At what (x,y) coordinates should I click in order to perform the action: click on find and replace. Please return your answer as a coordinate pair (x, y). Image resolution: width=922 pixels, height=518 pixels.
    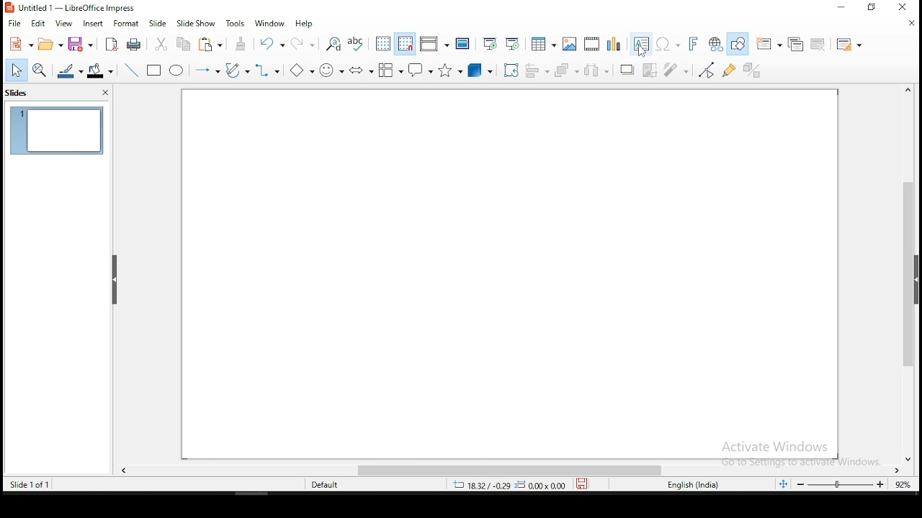
    Looking at the image, I should click on (333, 44).